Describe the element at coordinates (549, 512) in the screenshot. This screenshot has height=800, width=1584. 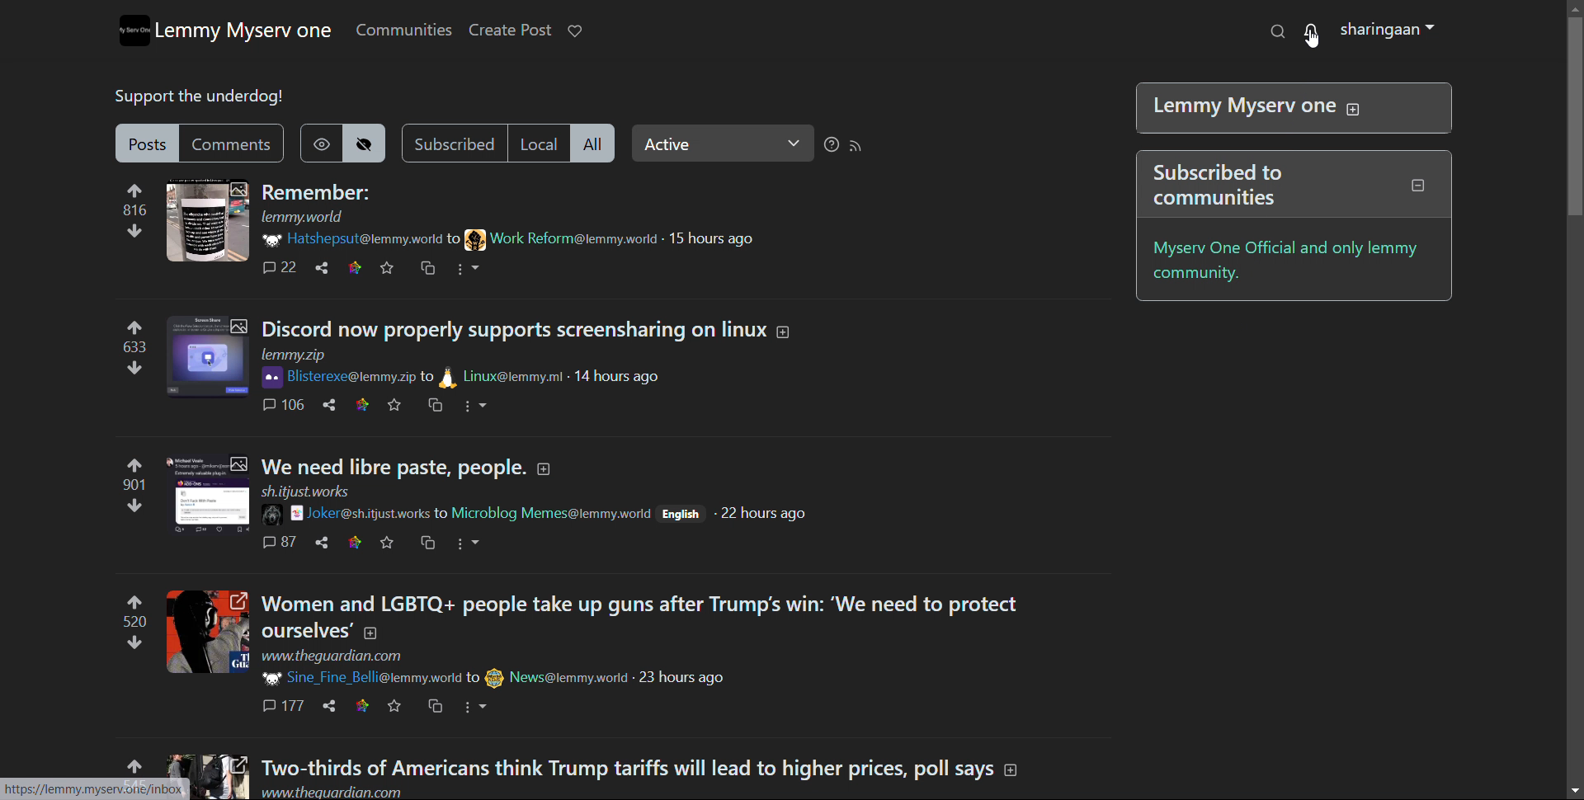
I see `community` at that location.